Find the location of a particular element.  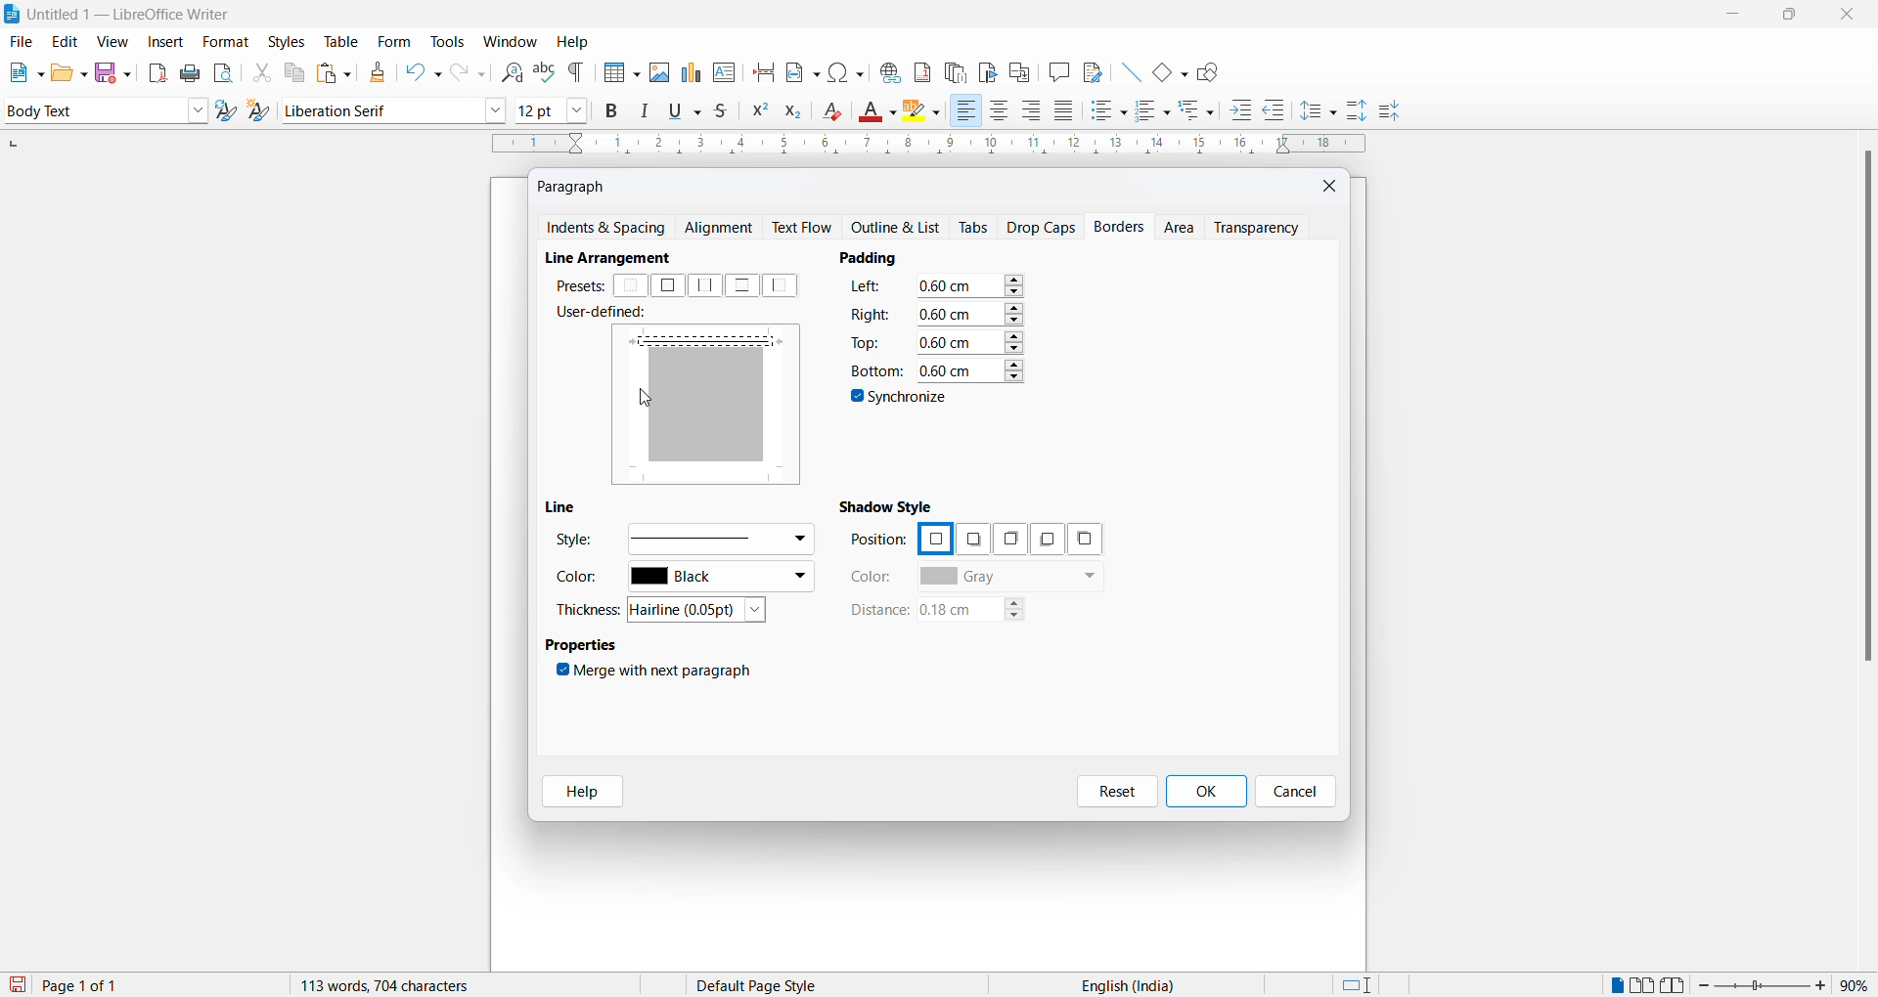

toggle unordered list is located at coordinates (1108, 110).